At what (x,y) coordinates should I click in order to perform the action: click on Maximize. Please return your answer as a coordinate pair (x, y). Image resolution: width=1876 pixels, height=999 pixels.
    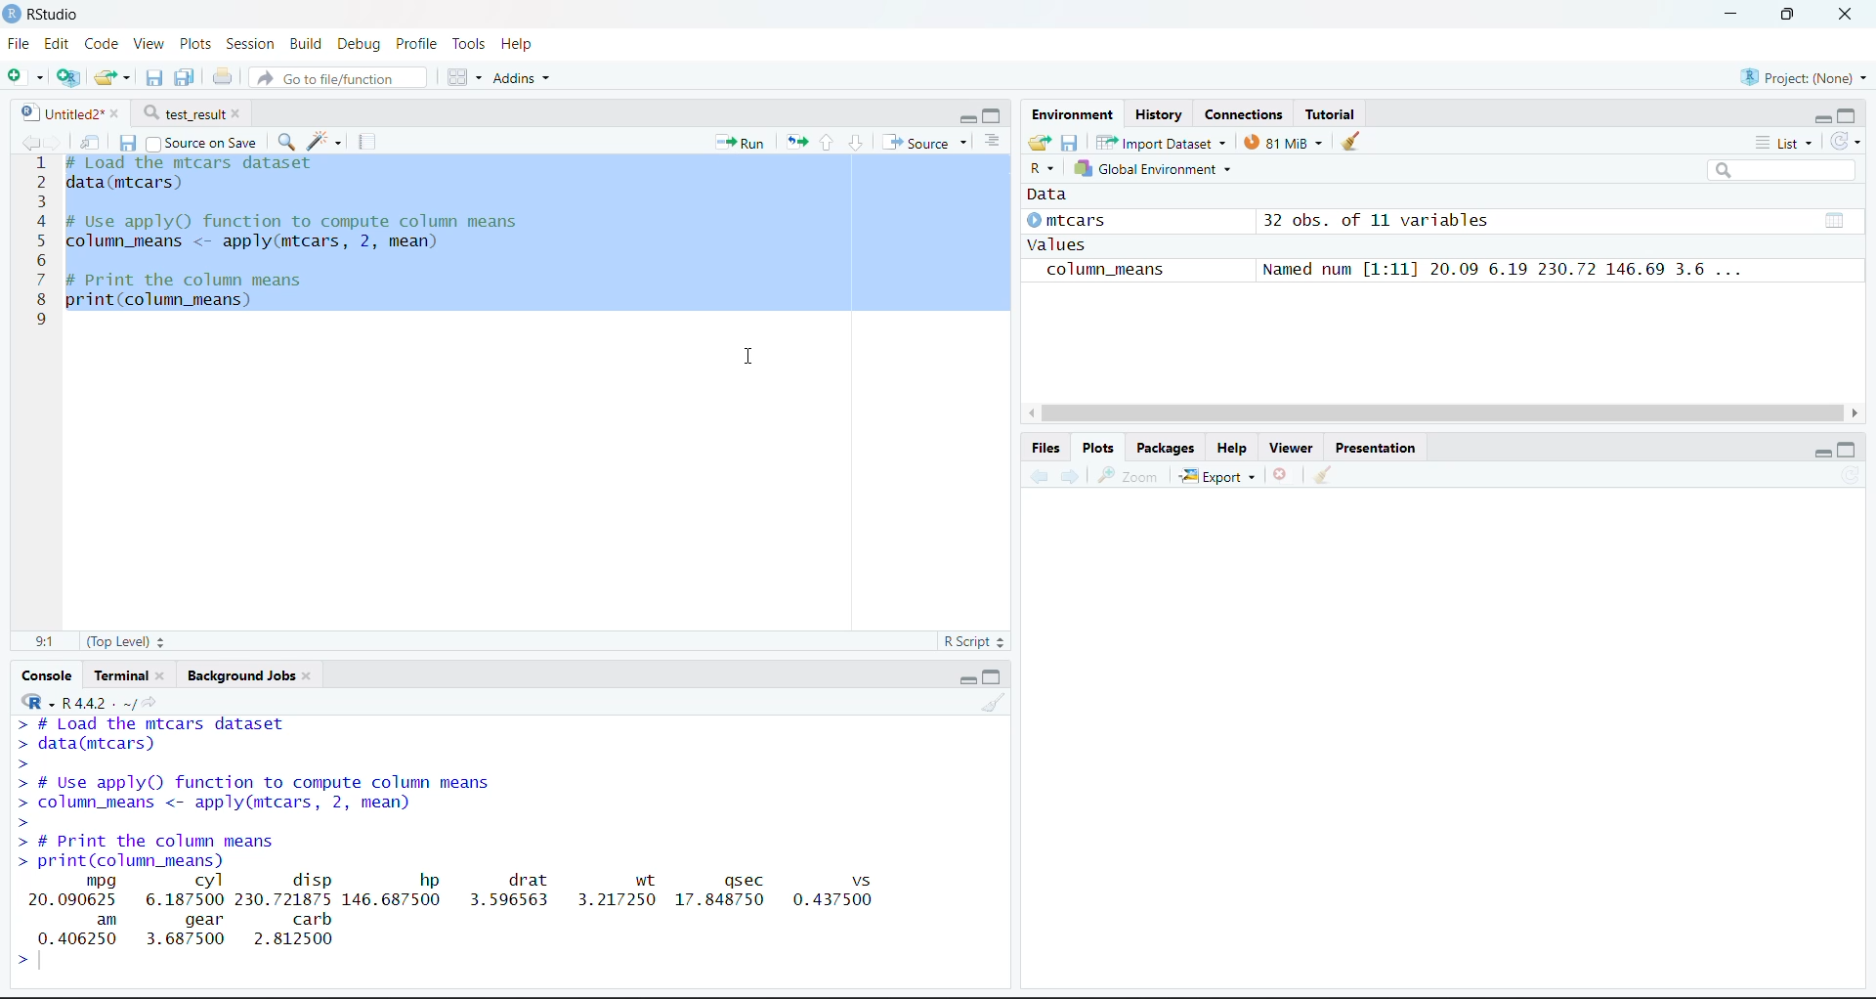
    Looking at the image, I should click on (992, 115).